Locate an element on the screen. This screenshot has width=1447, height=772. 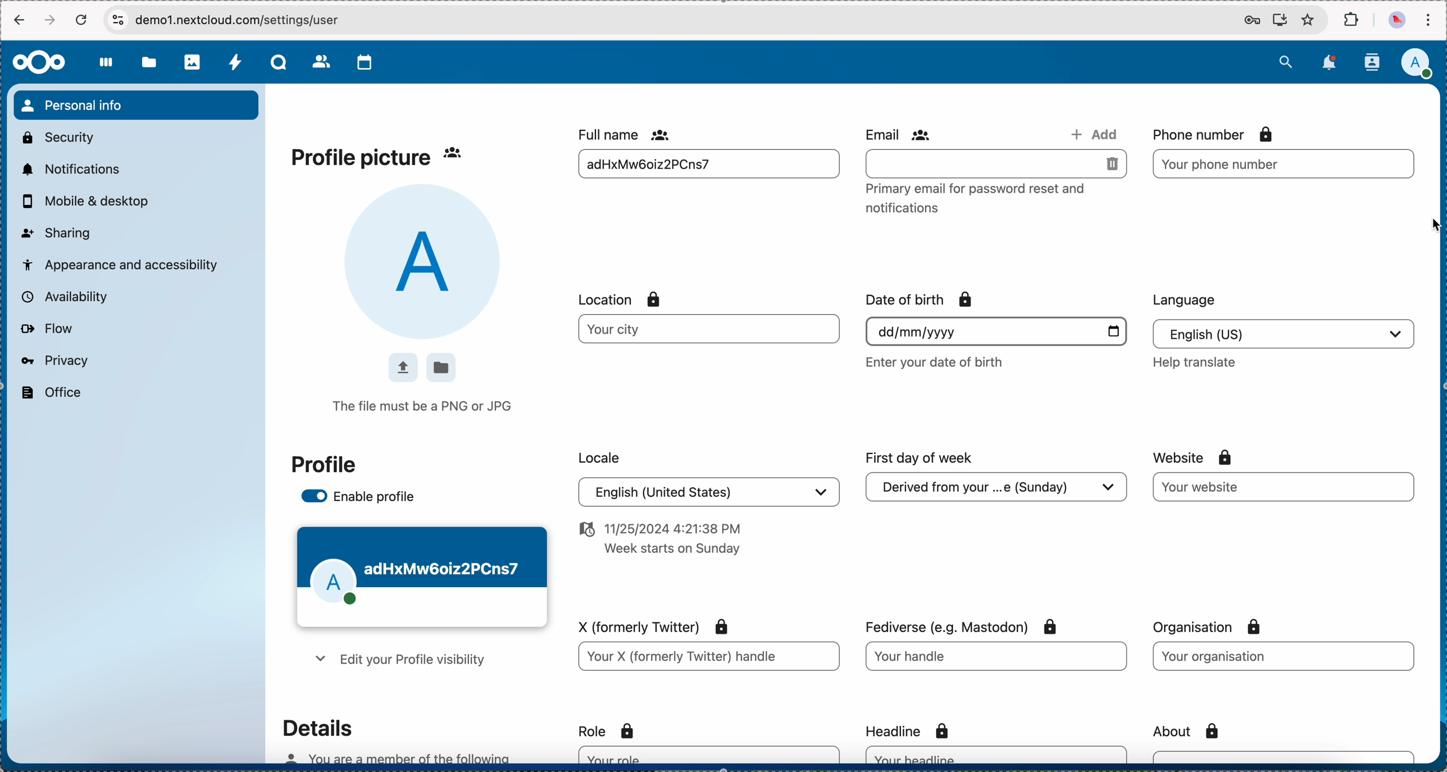
role is located at coordinates (609, 732).